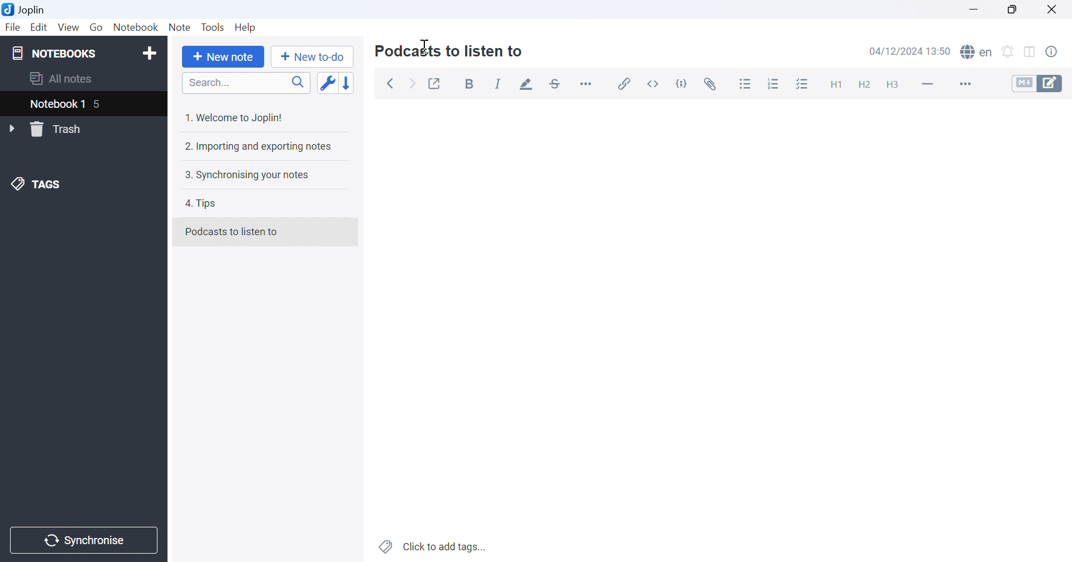  What do you see at coordinates (149, 55) in the screenshot?
I see `Add notebook` at bounding box center [149, 55].